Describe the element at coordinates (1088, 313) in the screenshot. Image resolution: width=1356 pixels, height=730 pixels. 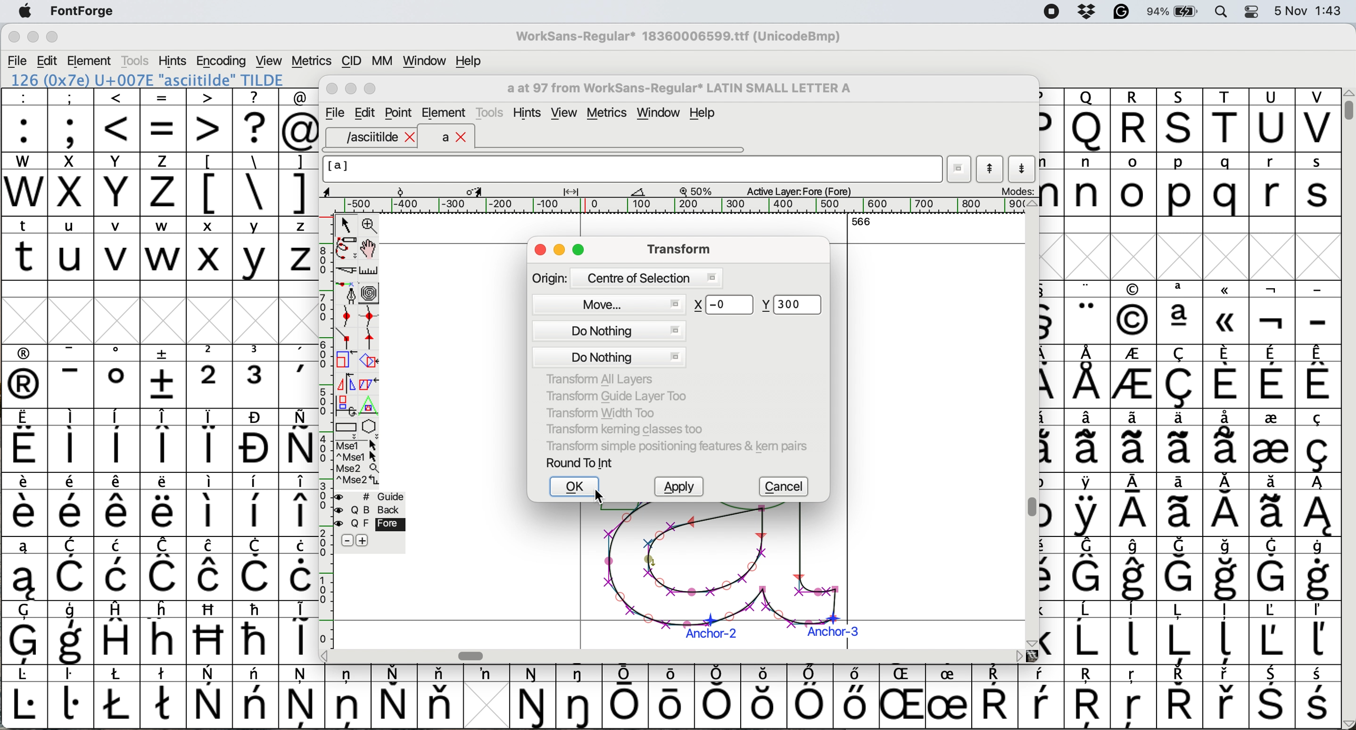
I see `symbol` at that location.